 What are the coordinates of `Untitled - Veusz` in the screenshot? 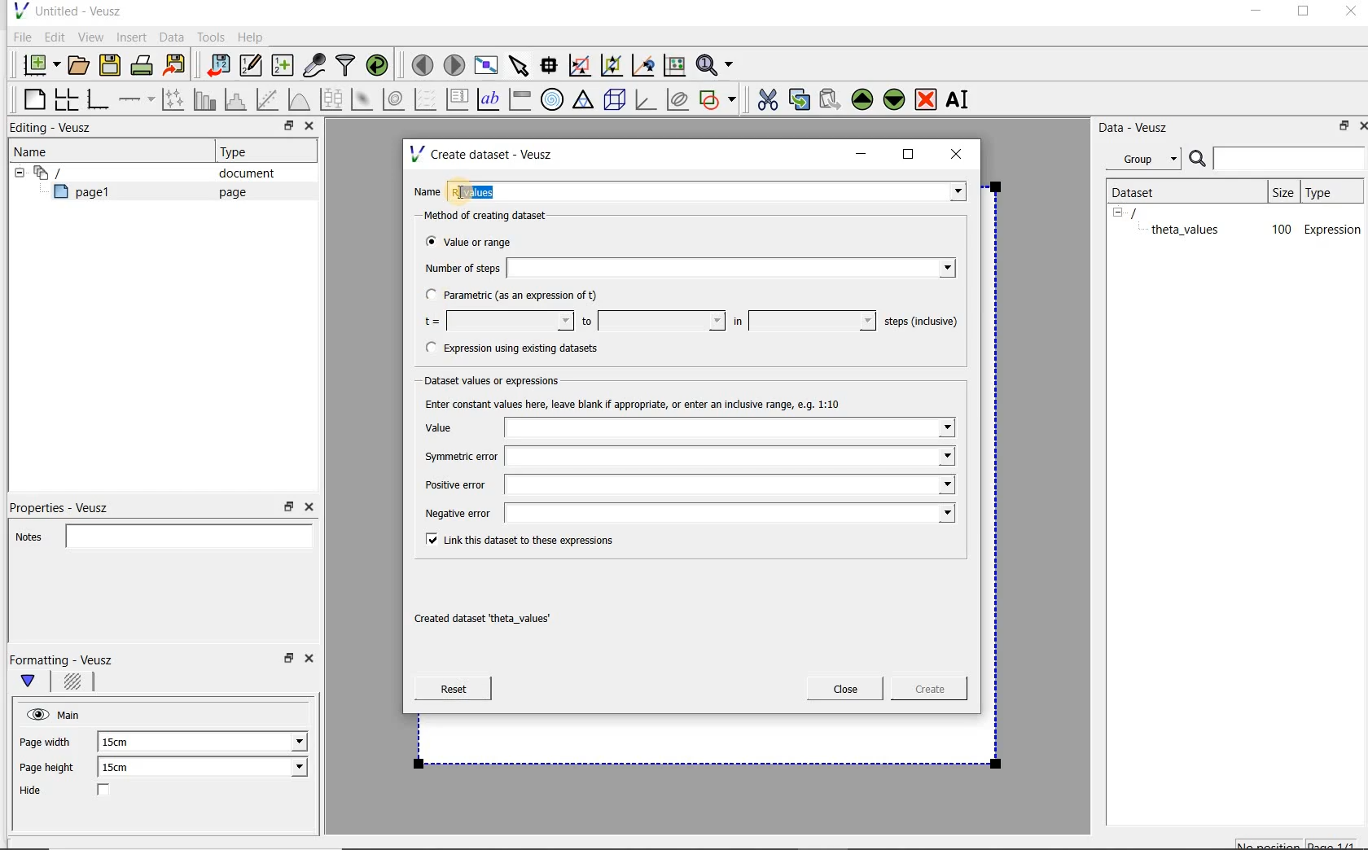 It's located at (66, 10).